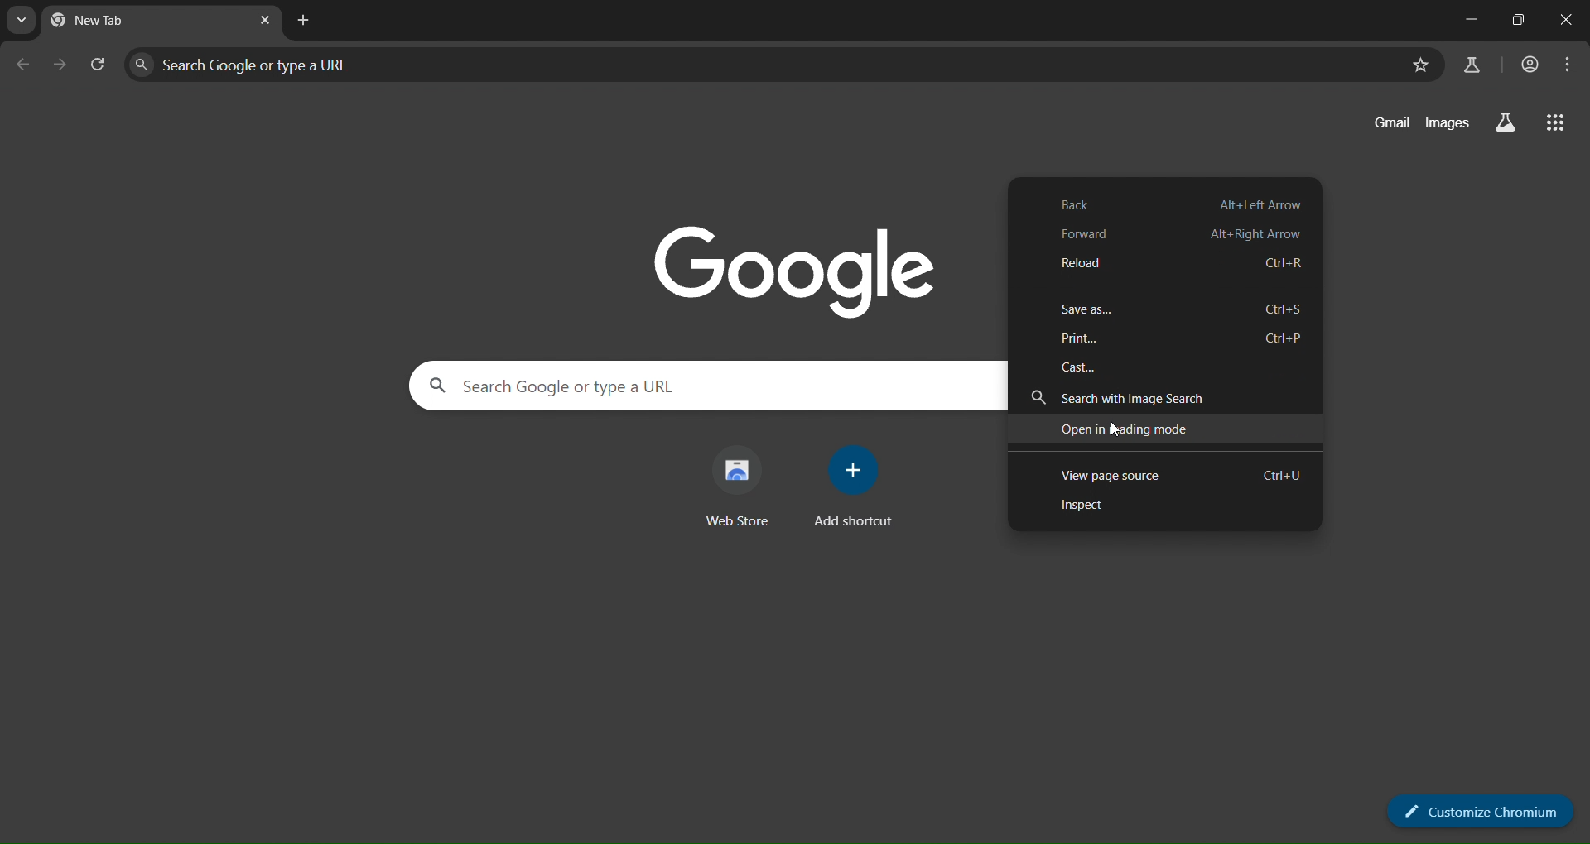  Describe the element at coordinates (1562, 63) in the screenshot. I see `menu` at that location.